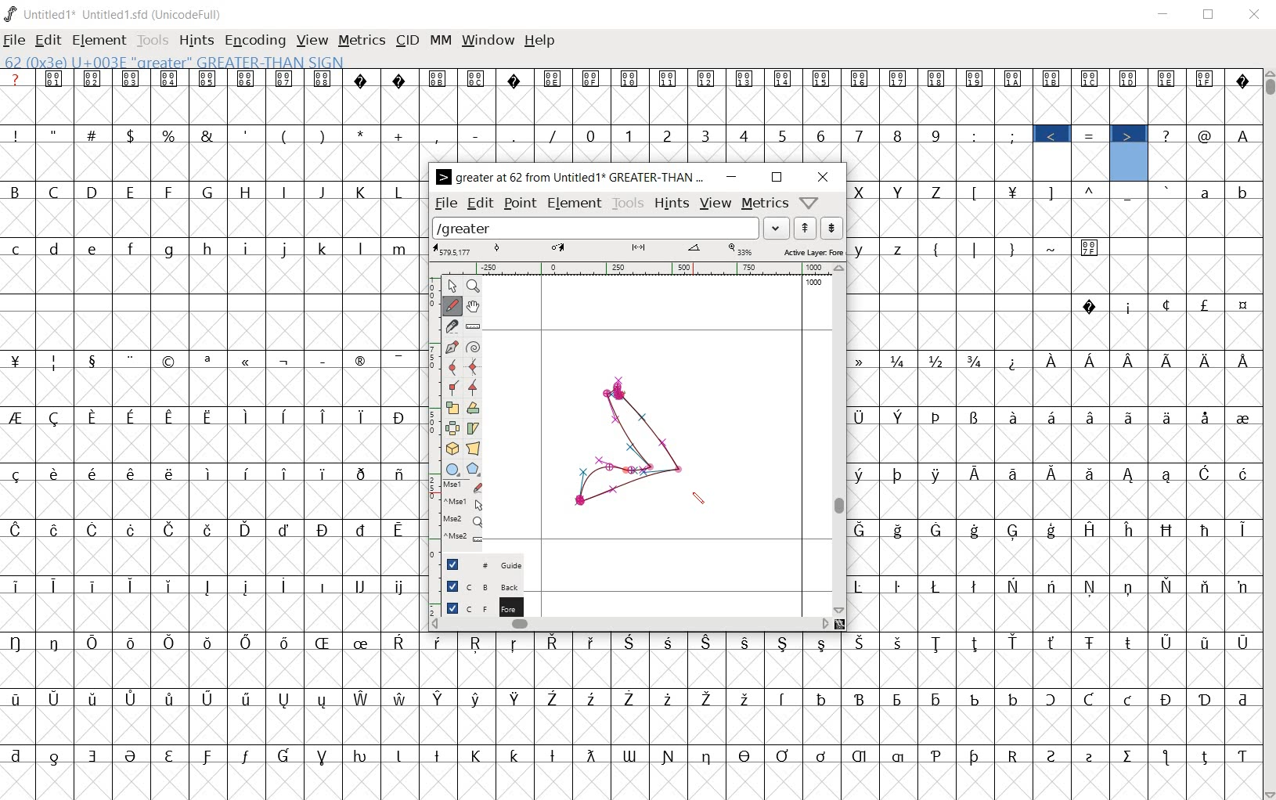 The image size is (1276, 800). Describe the element at coordinates (474, 408) in the screenshot. I see `Rotate the selection` at that location.